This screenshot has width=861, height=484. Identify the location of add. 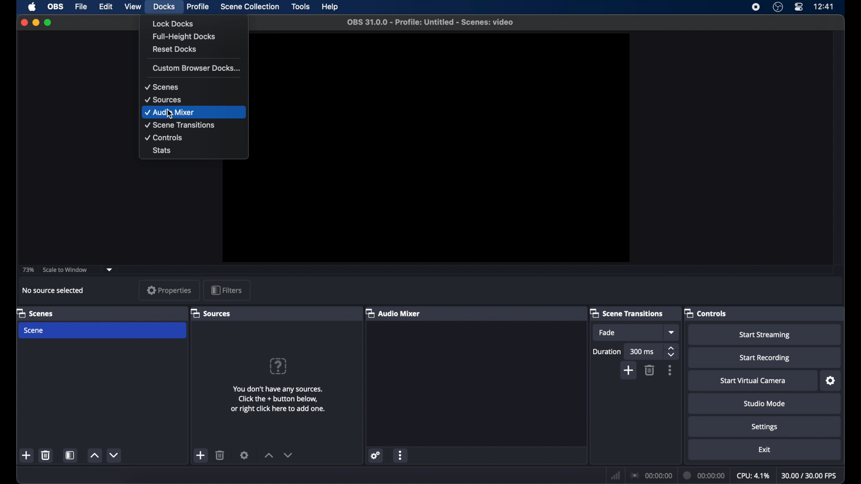
(629, 370).